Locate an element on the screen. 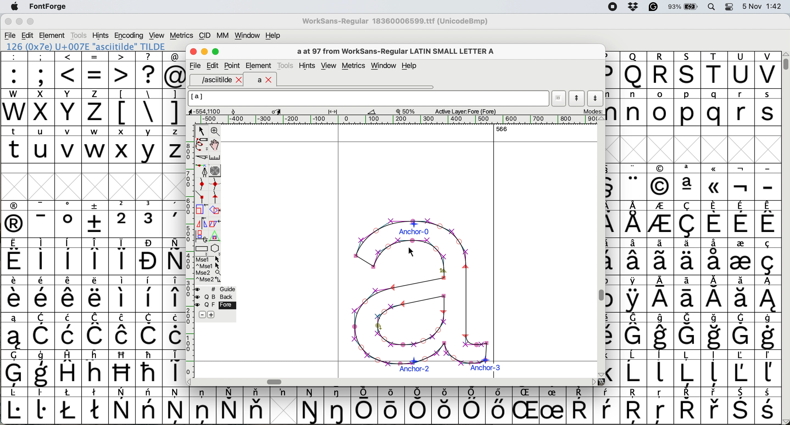 Image resolution: width=790 pixels, height=425 pixels. change whether spiro is active or not is located at coordinates (216, 170).